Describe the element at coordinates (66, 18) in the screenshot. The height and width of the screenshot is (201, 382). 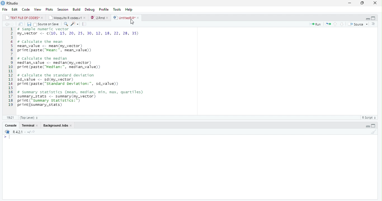
I see `Mosquito R codes.v1` at that location.